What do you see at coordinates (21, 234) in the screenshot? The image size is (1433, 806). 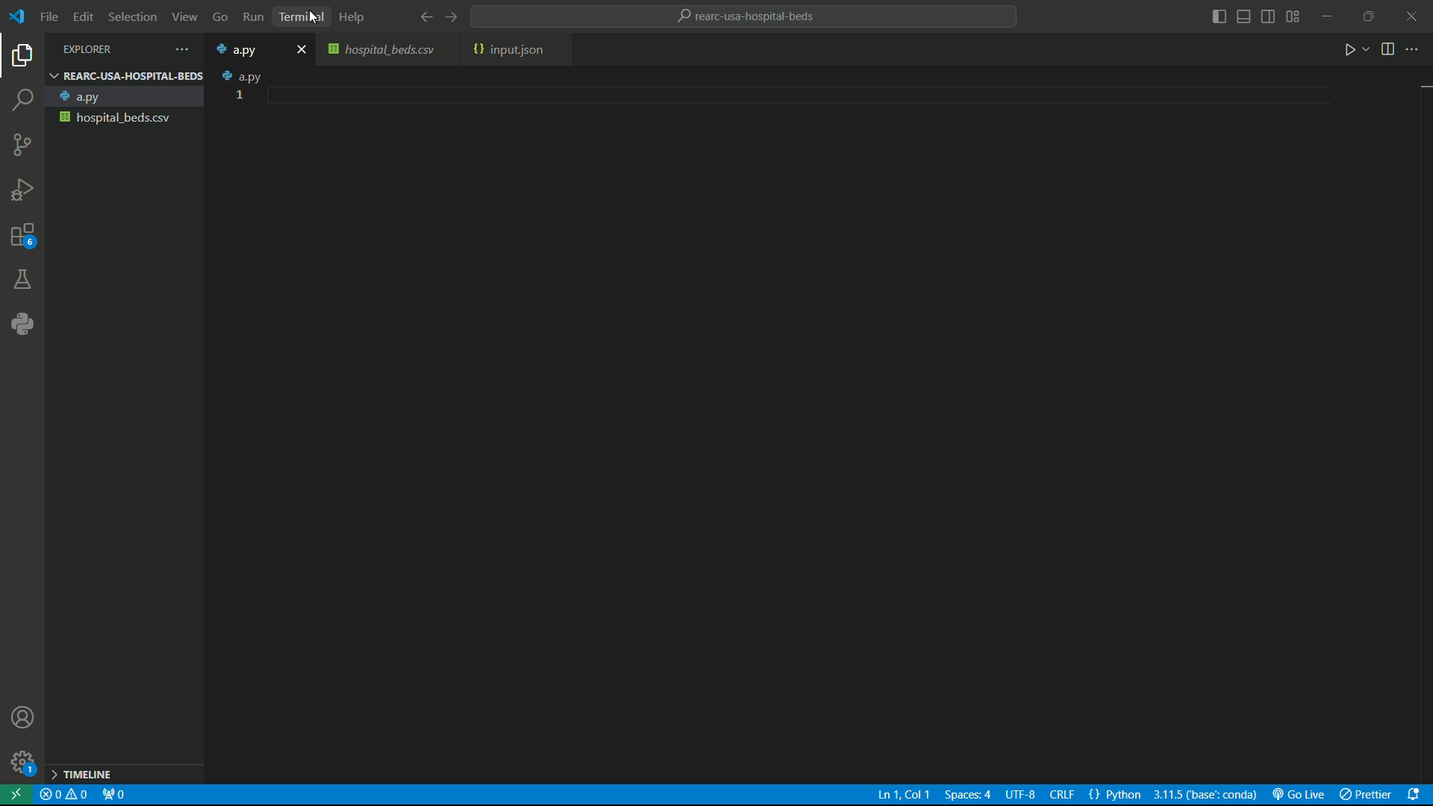 I see `extensions` at bounding box center [21, 234].